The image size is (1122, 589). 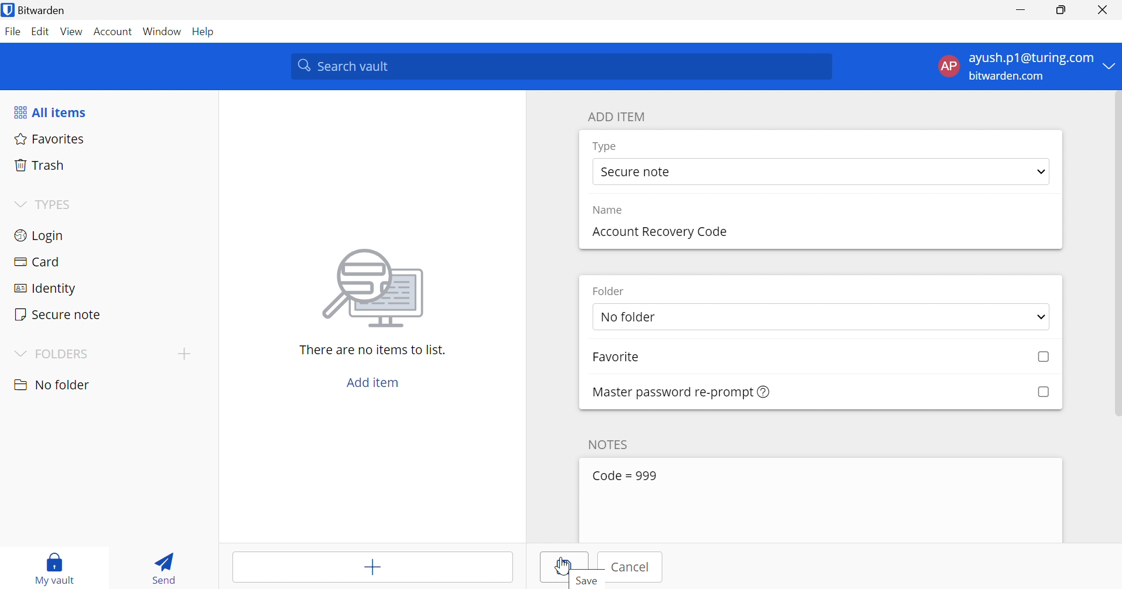 I want to click on Vertical scrollbar, so click(x=1116, y=255).